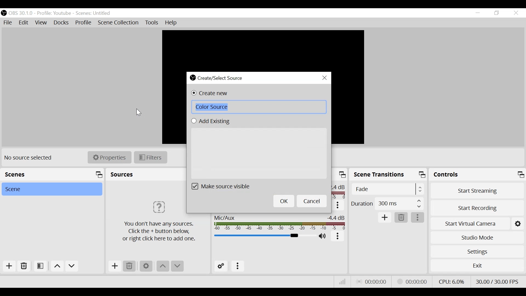  What do you see at coordinates (51, 189) in the screenshot?
I see `Scene` at bounding box center [51, 189].